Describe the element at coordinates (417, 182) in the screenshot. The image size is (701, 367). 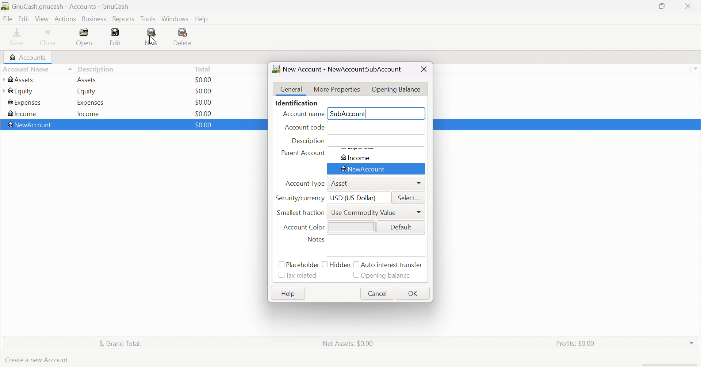
I see `Drop Down` at that location.